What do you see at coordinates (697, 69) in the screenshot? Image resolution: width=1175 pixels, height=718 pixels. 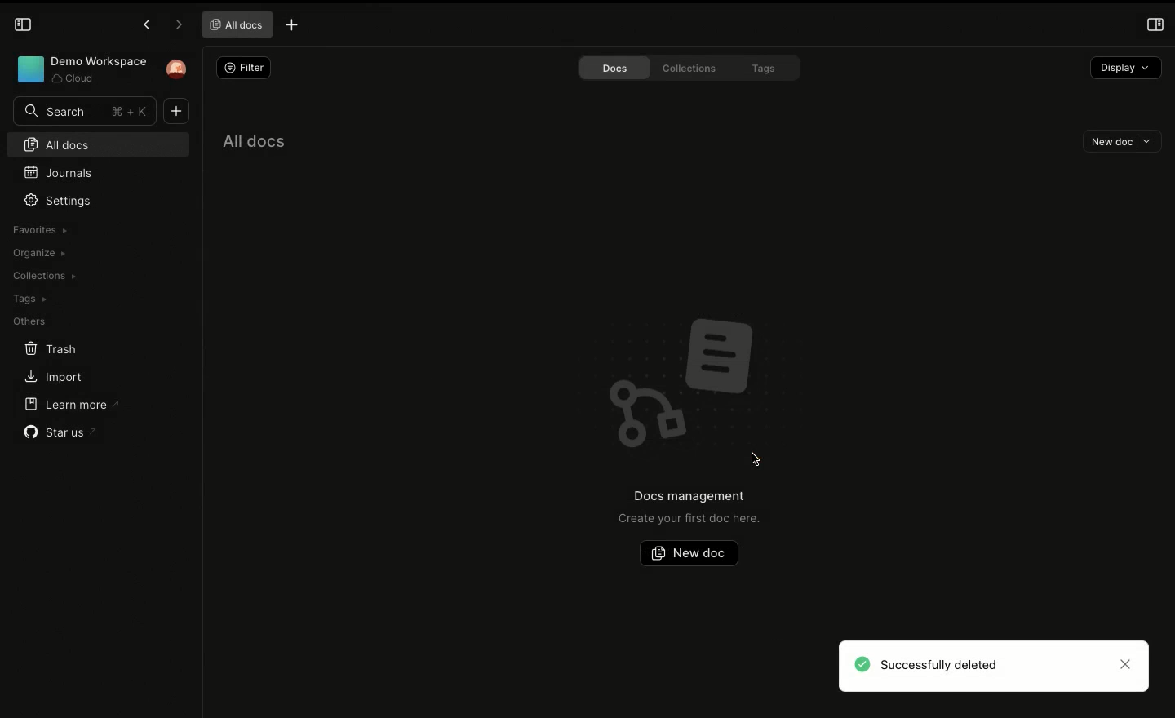 I see `Collections` at bounding box center [697, 69].